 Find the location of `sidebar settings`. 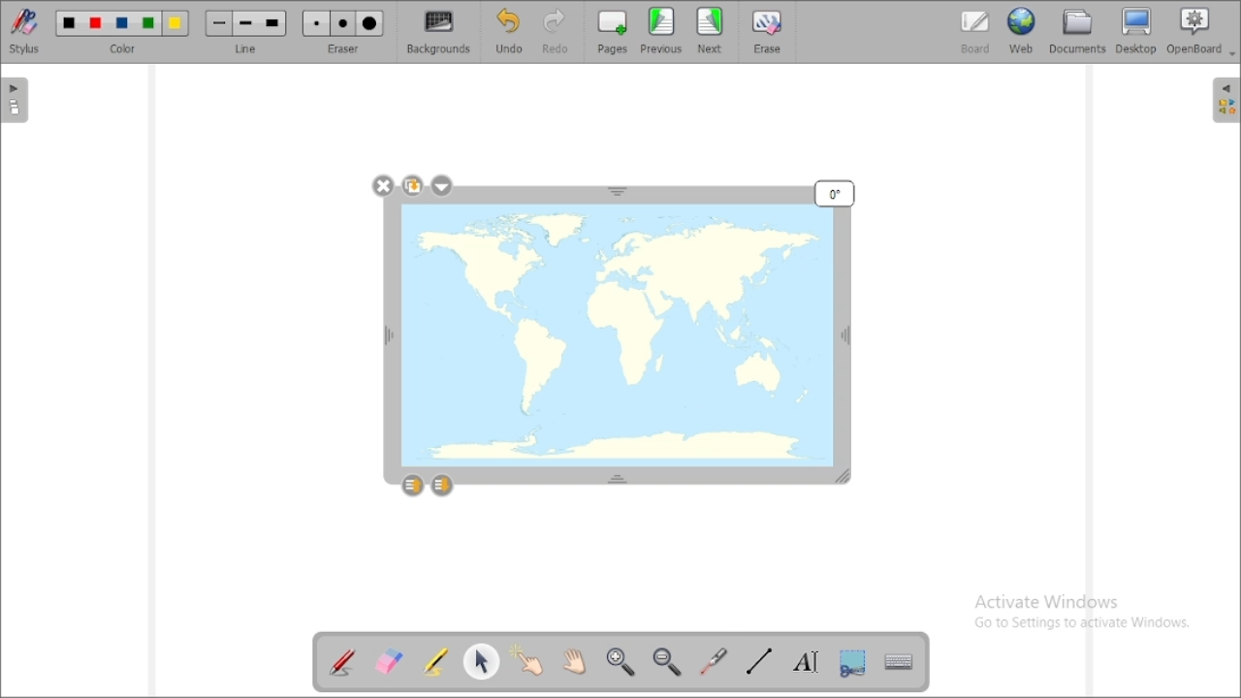

sidebar settings is located at coordinates (1224, 100).